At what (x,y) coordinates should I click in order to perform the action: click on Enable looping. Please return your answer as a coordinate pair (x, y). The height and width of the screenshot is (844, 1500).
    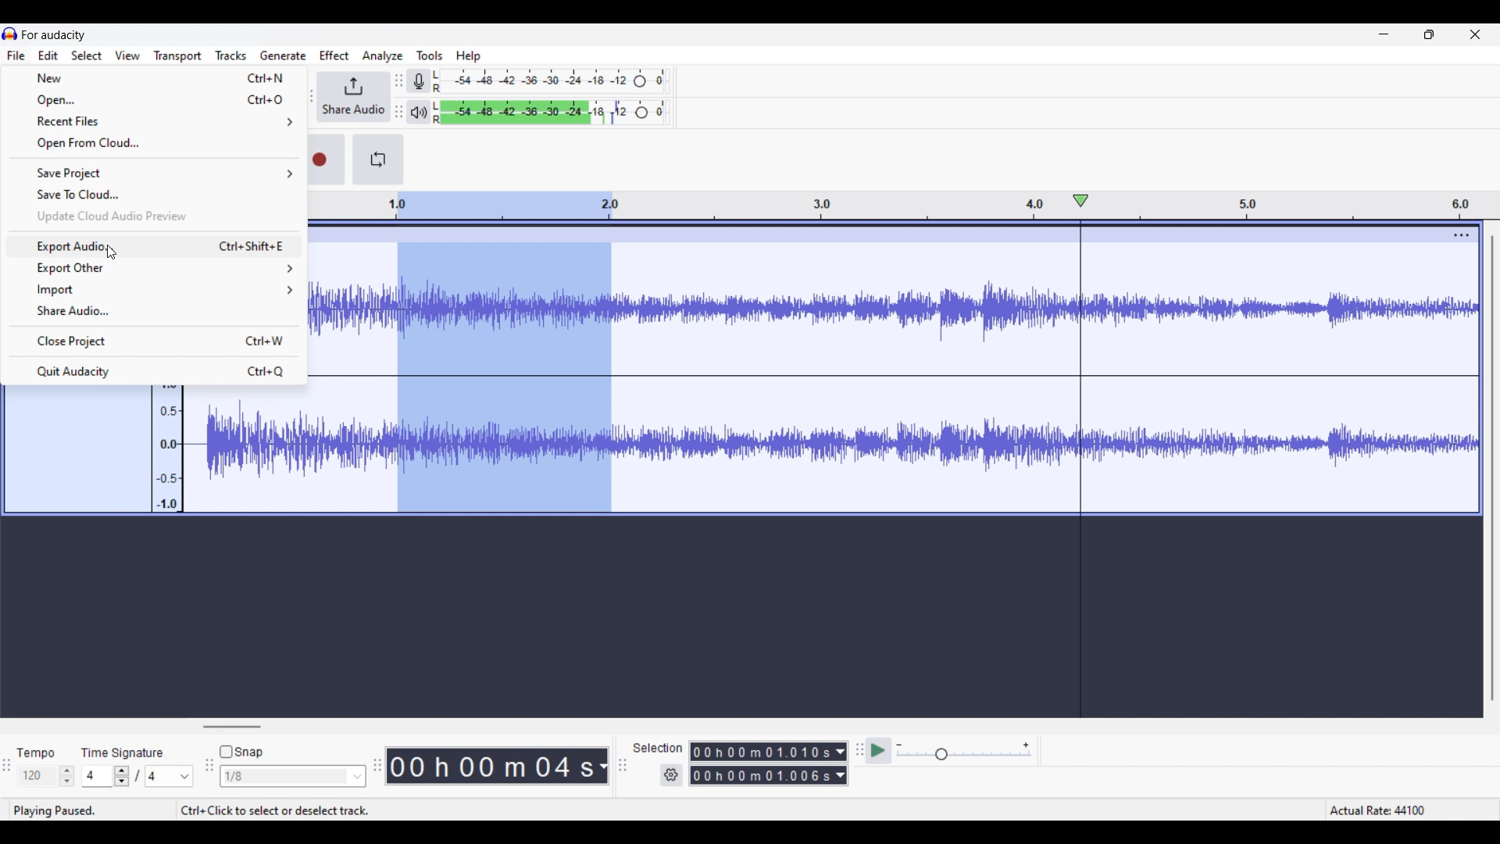
    Looking at the image, I should click on (378, 159).